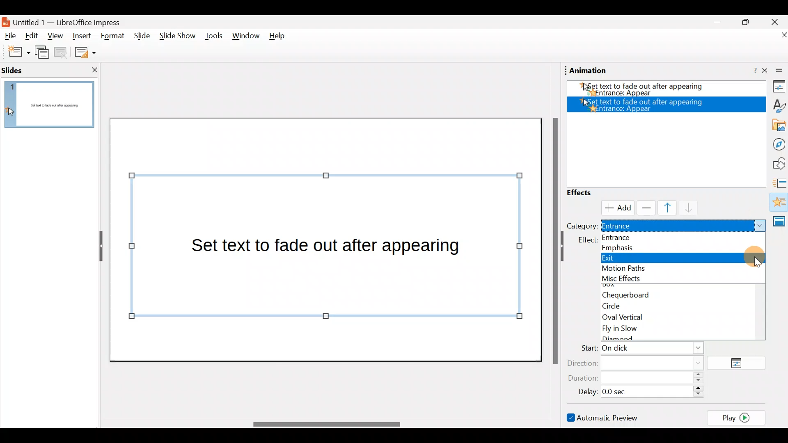 The image size is (788, 443). I want to click on Entrance, so click(685, 226).